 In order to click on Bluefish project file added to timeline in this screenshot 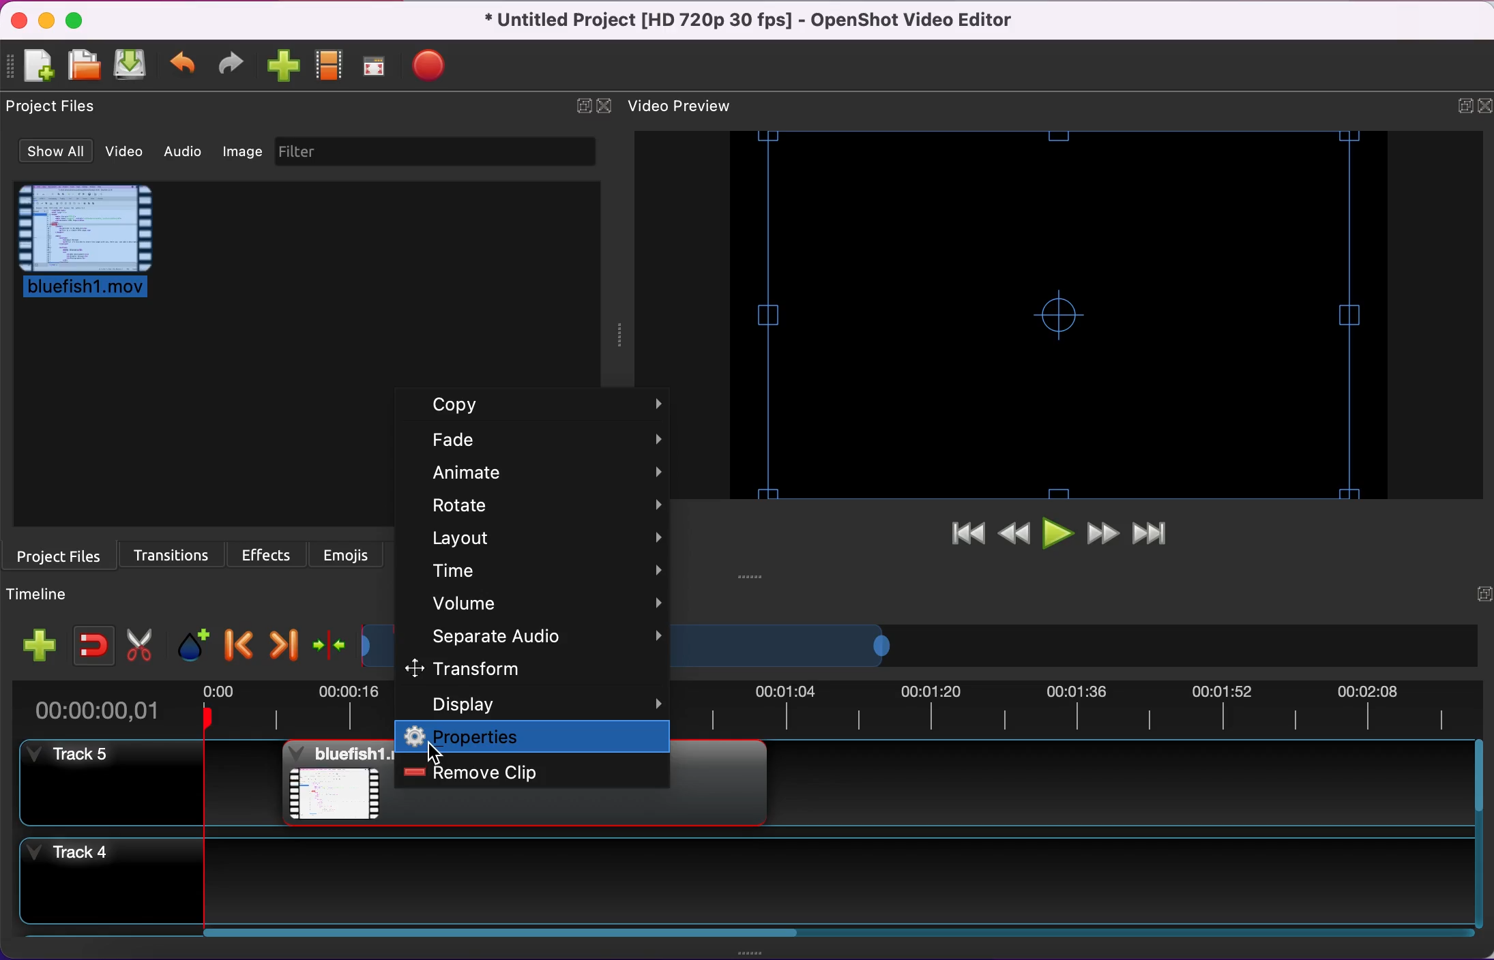, I will do `click(338, 782)`.